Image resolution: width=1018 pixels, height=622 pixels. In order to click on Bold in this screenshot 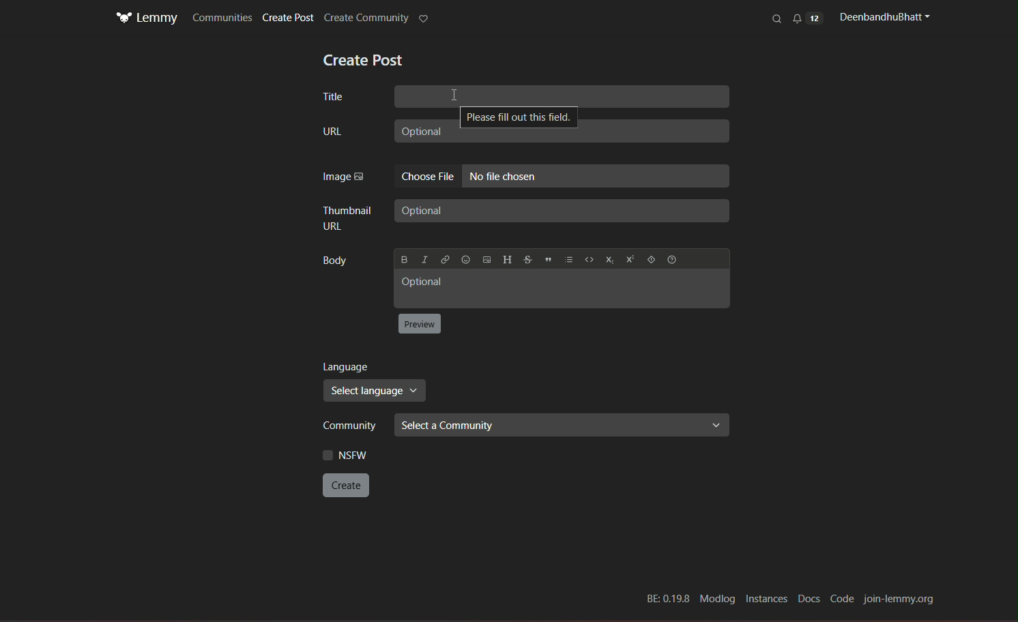, I will do `click(405, 259)`.